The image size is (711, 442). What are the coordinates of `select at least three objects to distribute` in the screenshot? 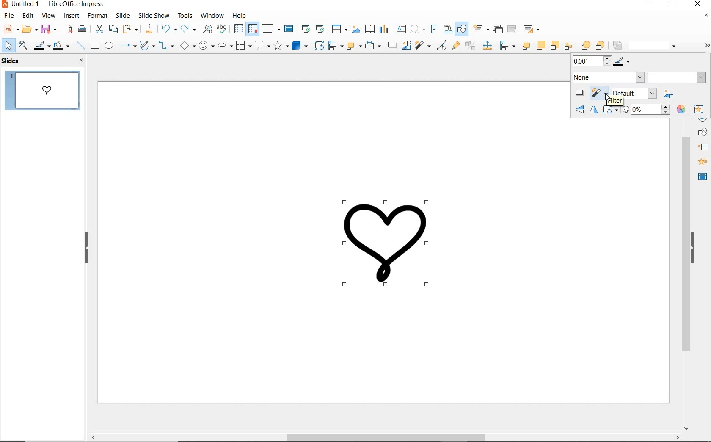 It's located at (373, 46).